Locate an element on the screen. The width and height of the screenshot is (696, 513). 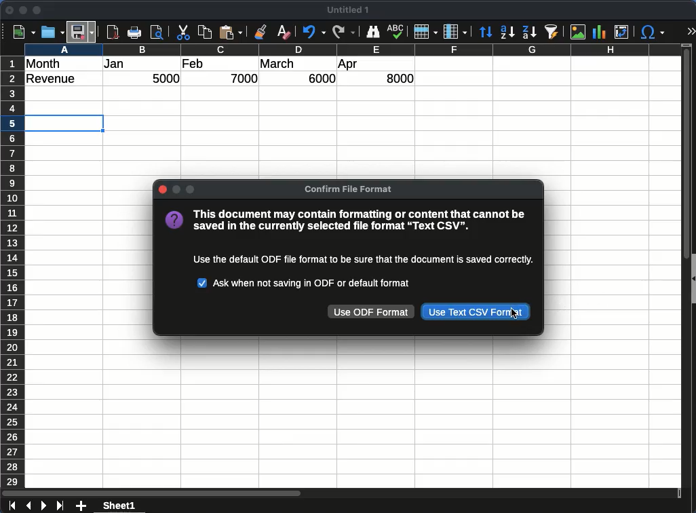
spell check is located at coordinates (396, 33).